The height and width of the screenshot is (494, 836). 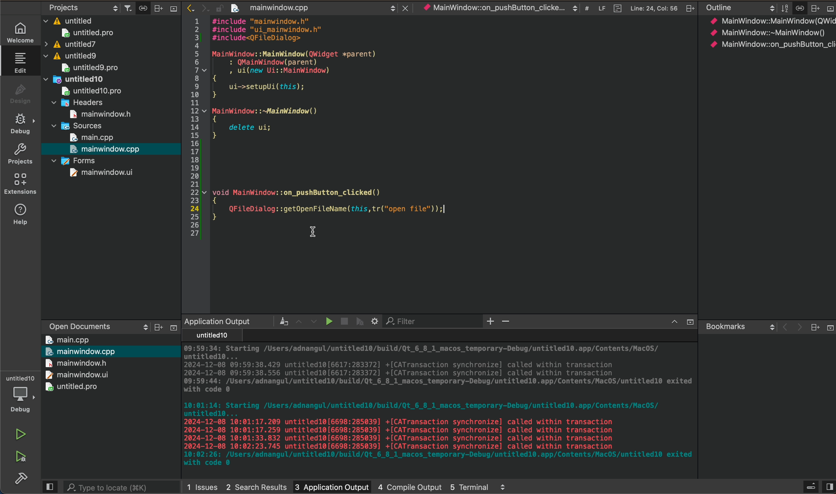 I want to click on 3 Application Output, so click(x=331, y=485).